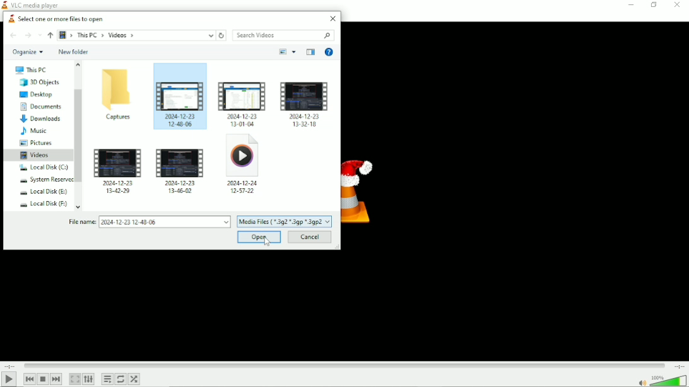 The width and height of the screenshot is (689, 387). Describe the element at coordinates (30, 70) in the screenshot. I see `This PC` at that location.